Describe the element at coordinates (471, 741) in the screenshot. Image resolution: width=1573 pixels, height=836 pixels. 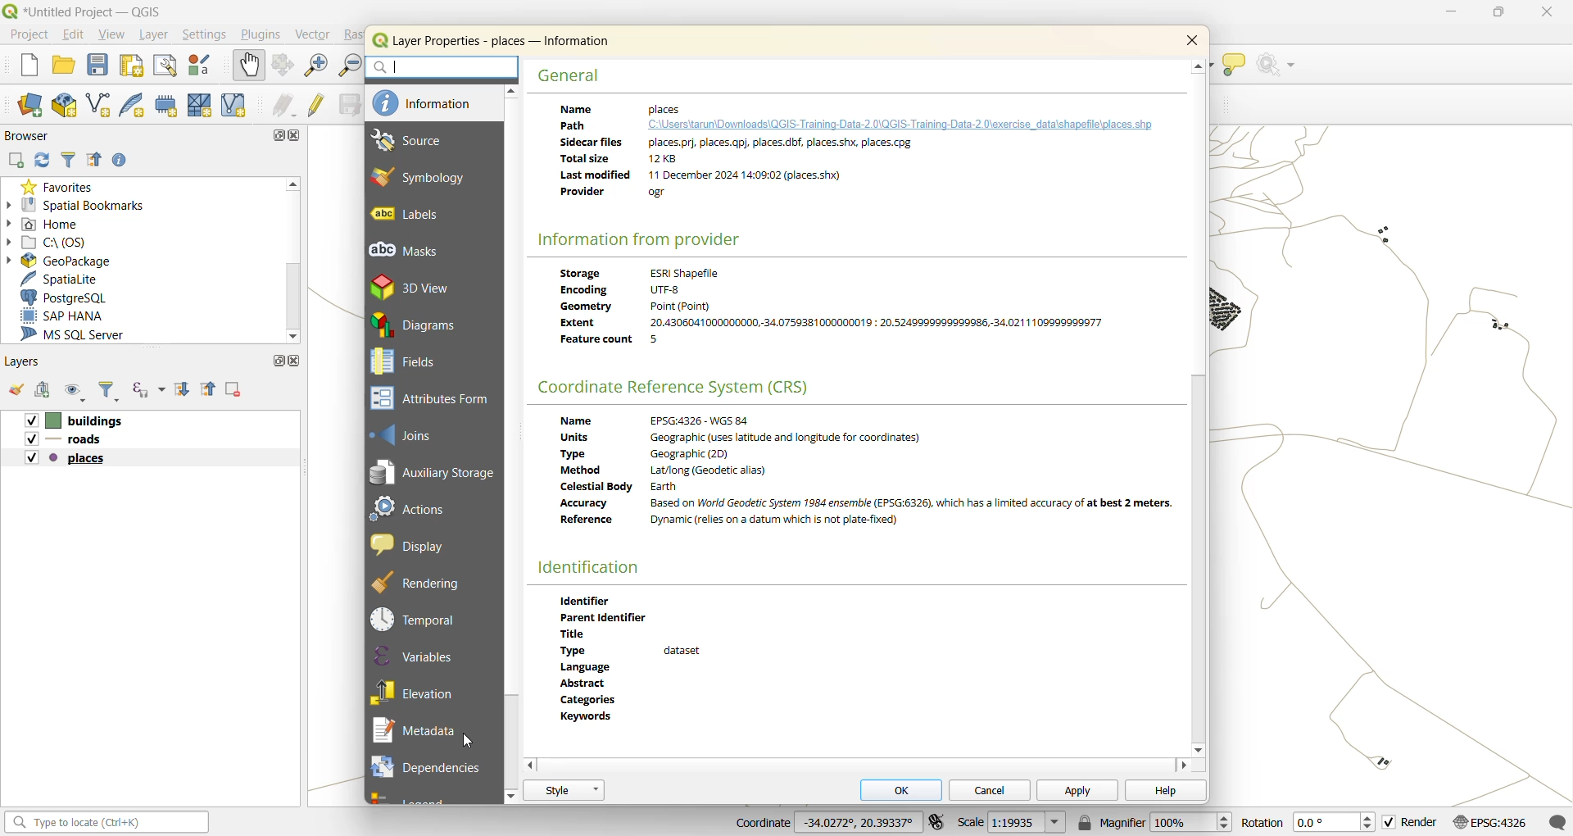
I see `cursor` at that location.